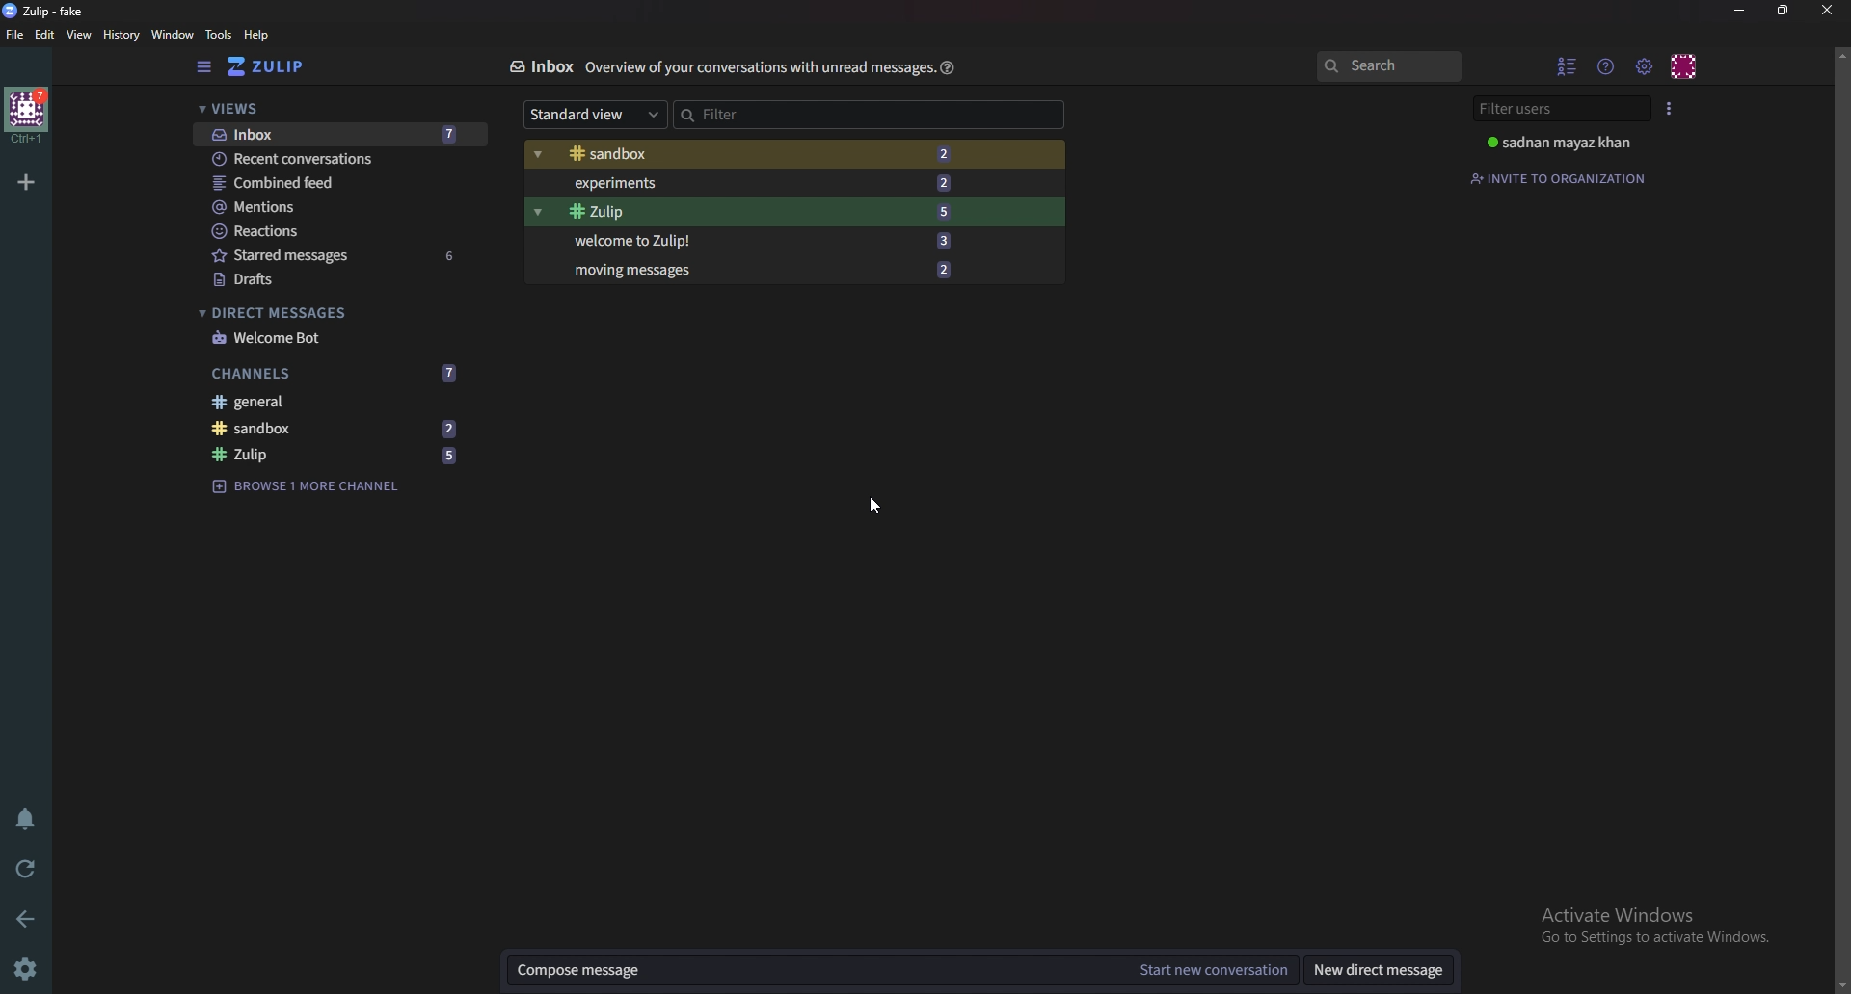 Image resolution: width=1851 pixels, height=994 pixels. Describe the element at coordinates (589, 116) in the screenshot. I see `Standard view` at that location.